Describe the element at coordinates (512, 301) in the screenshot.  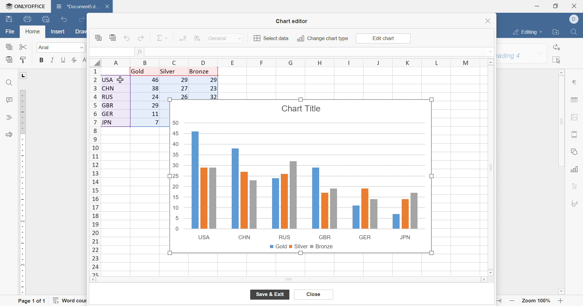
I see `zoom out` at that location.